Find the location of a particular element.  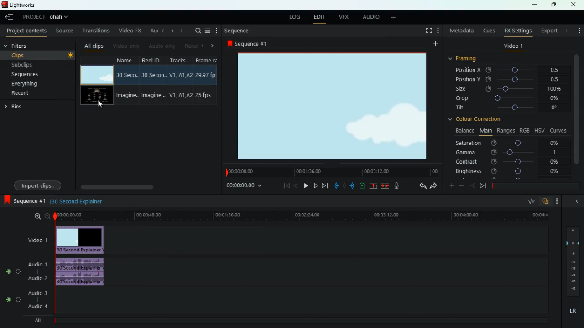

more is located at coordinates (559, 201).